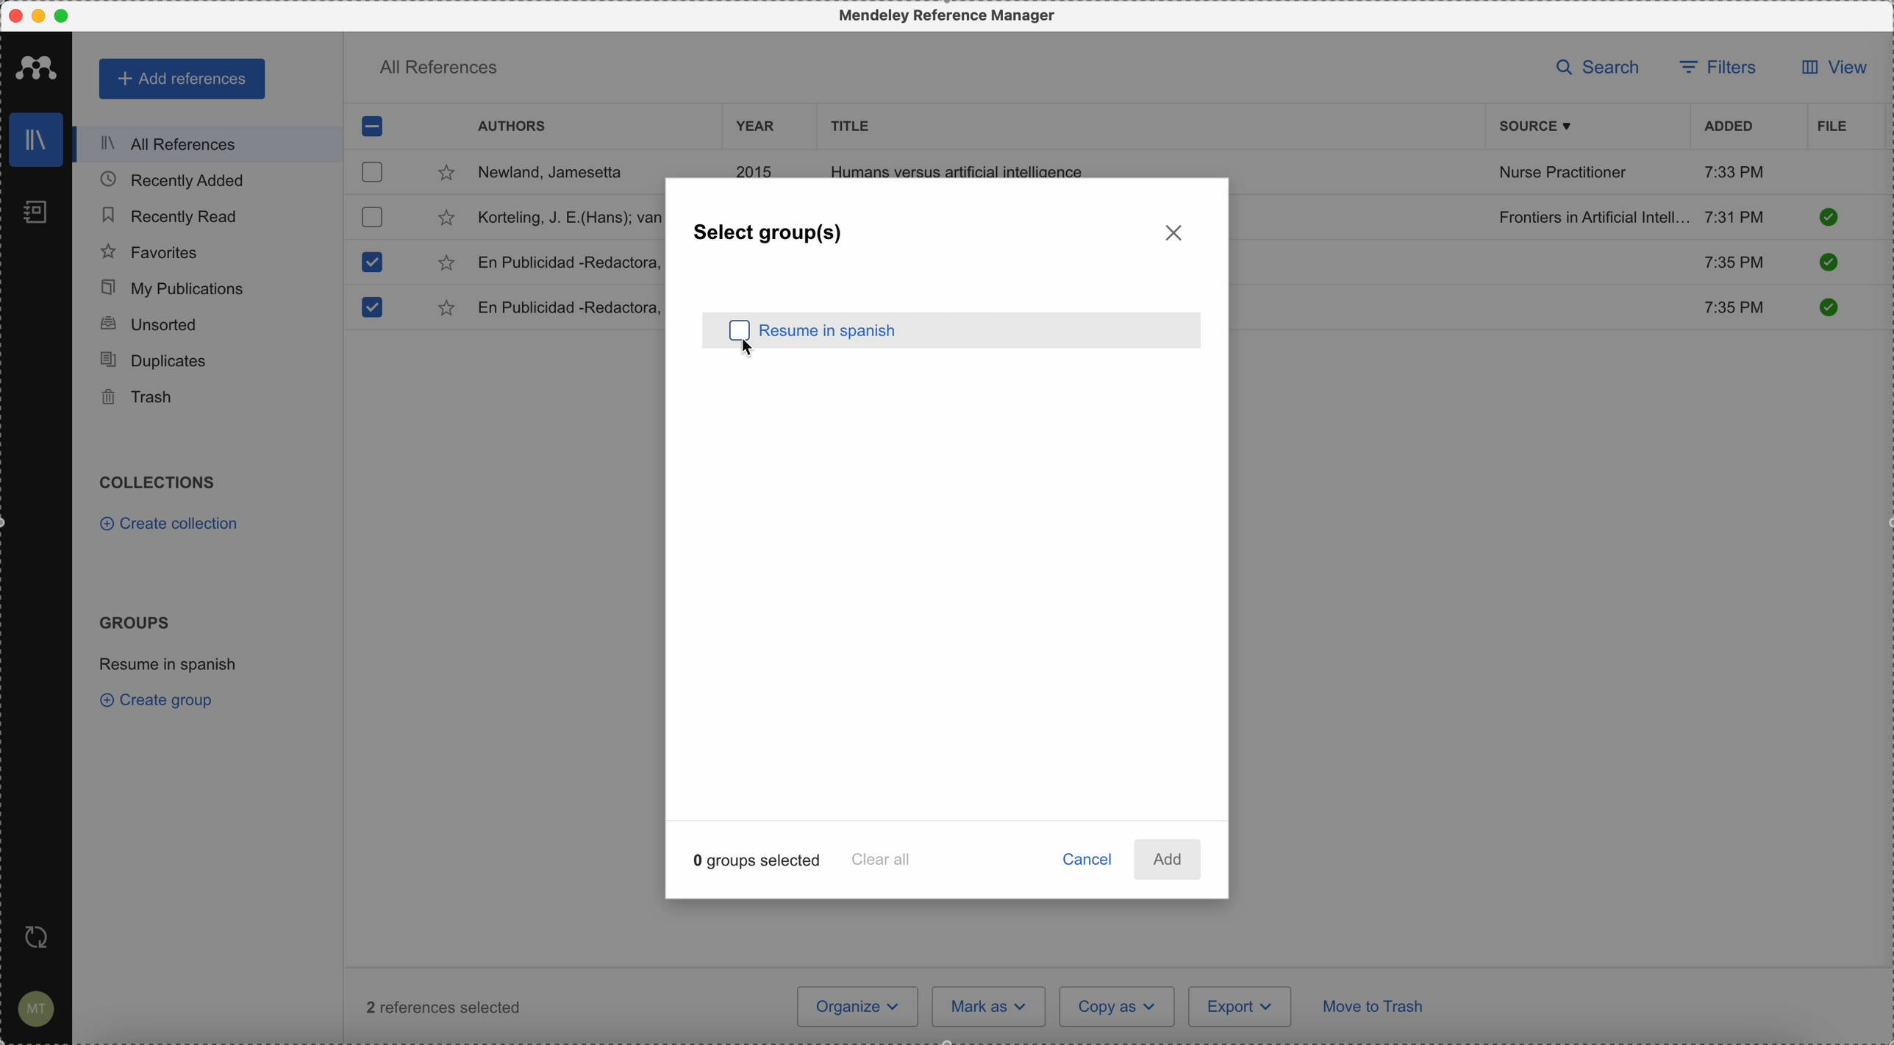 The height and width of the screenshot is (1045, 1894). What do you see at coordinates (846, 124) in the screenshot?
I see `title` at bounding box center [846, 124].